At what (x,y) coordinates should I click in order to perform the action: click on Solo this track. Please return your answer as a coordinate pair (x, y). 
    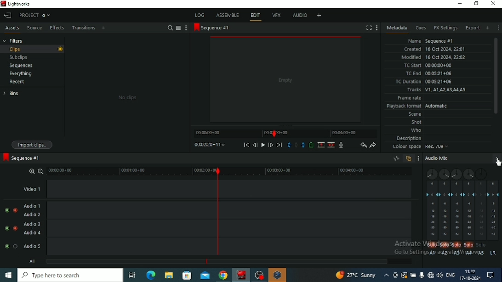
    Looking at the image, I should click on (445, 245).